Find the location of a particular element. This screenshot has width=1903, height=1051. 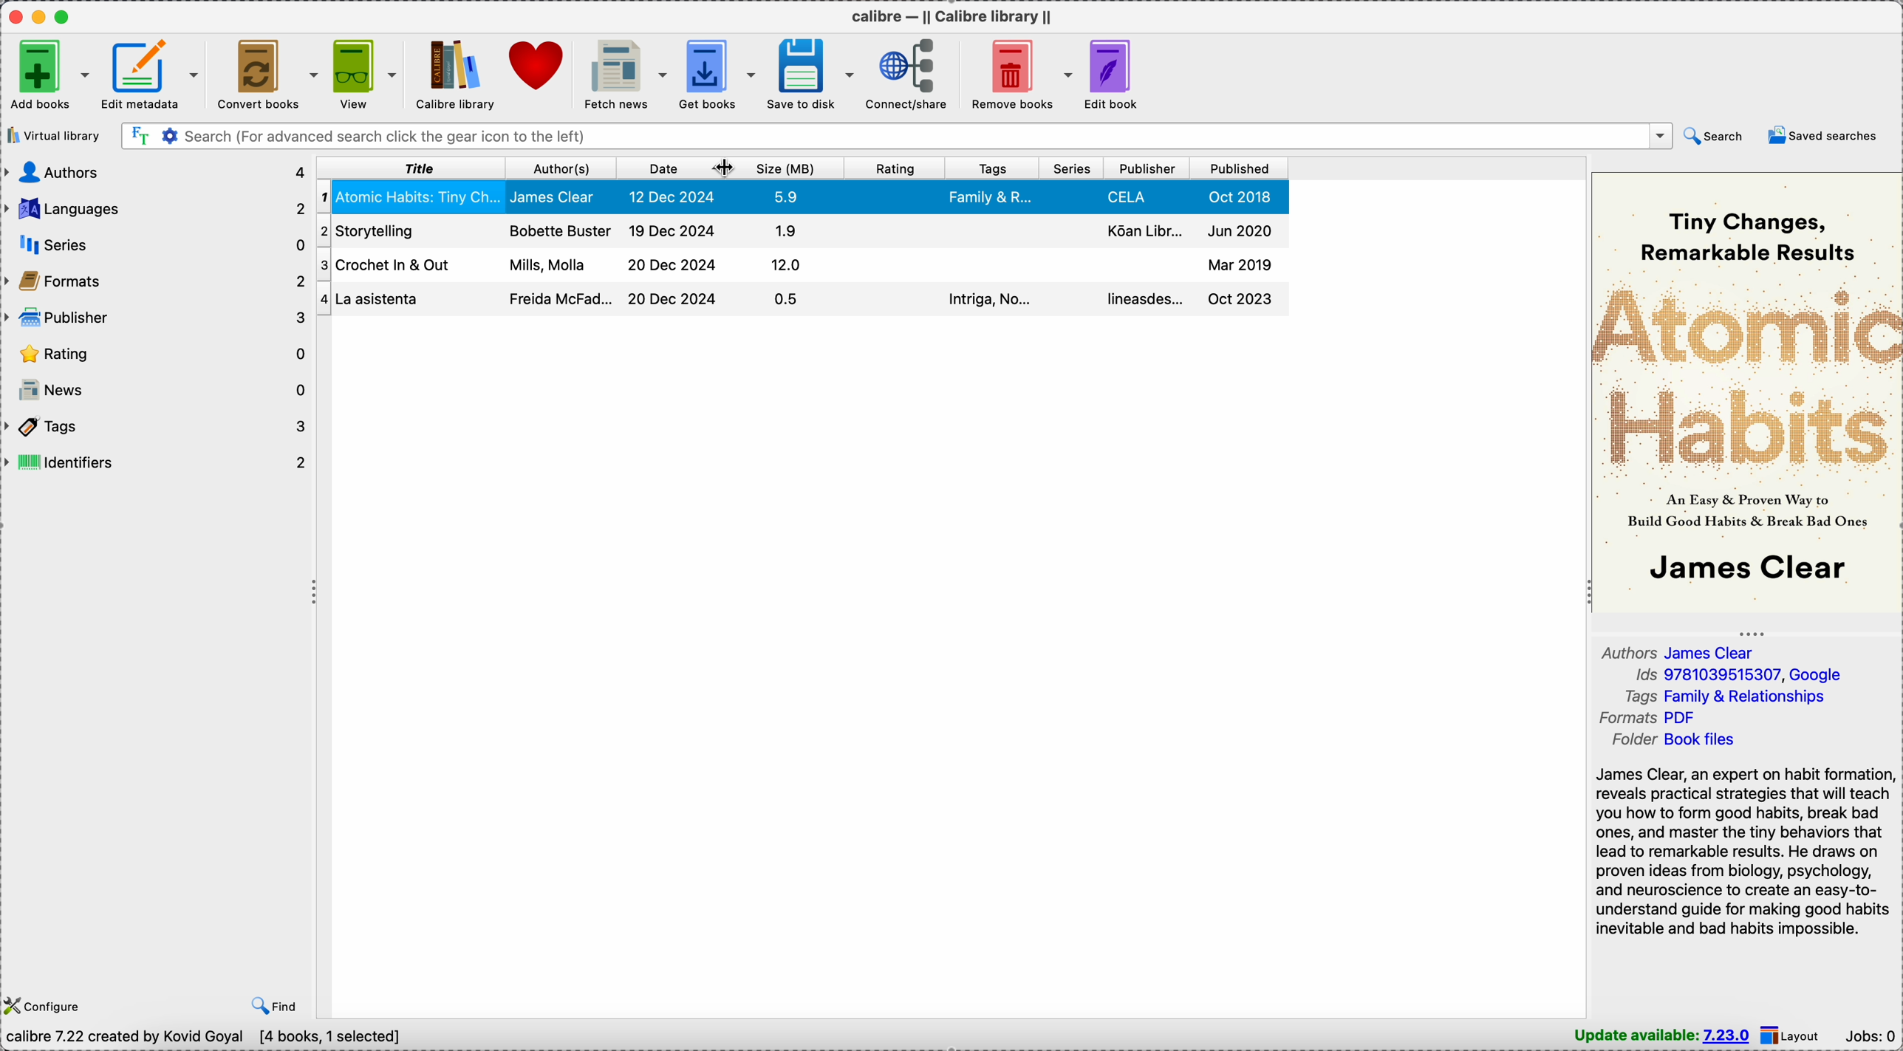

news is located at coordinates (157, 392).